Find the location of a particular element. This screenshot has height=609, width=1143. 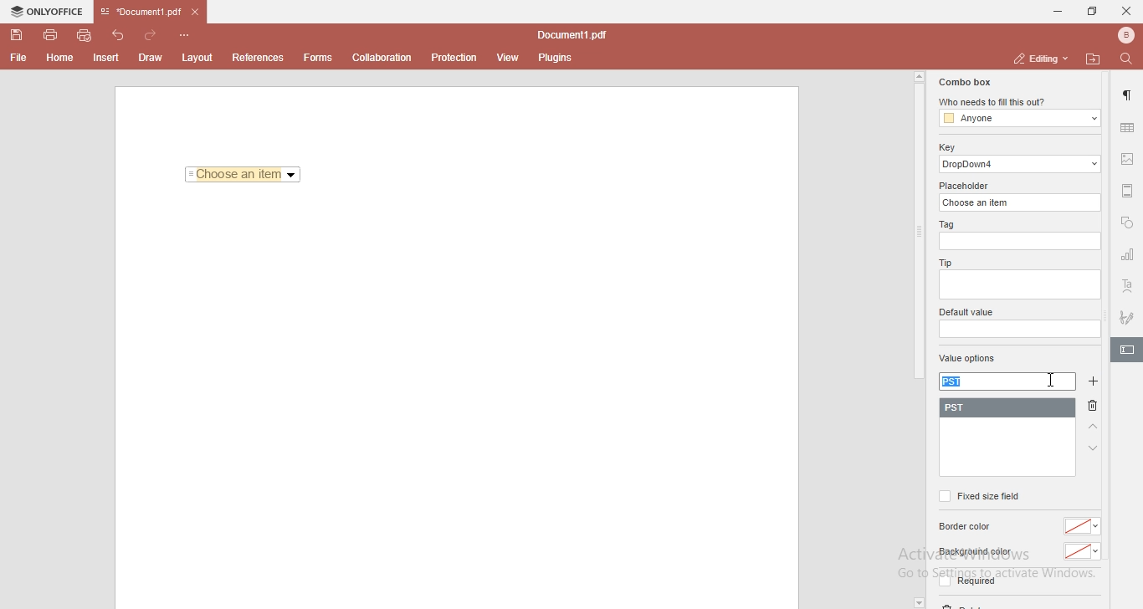

layout is located at coordinates (200, 58).